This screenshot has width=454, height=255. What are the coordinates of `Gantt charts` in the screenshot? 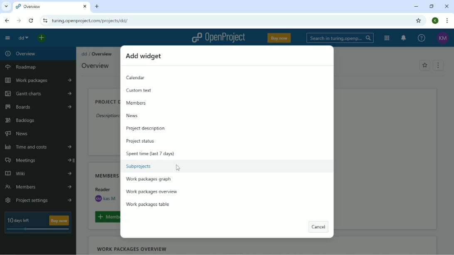 It's located at (39, 94).